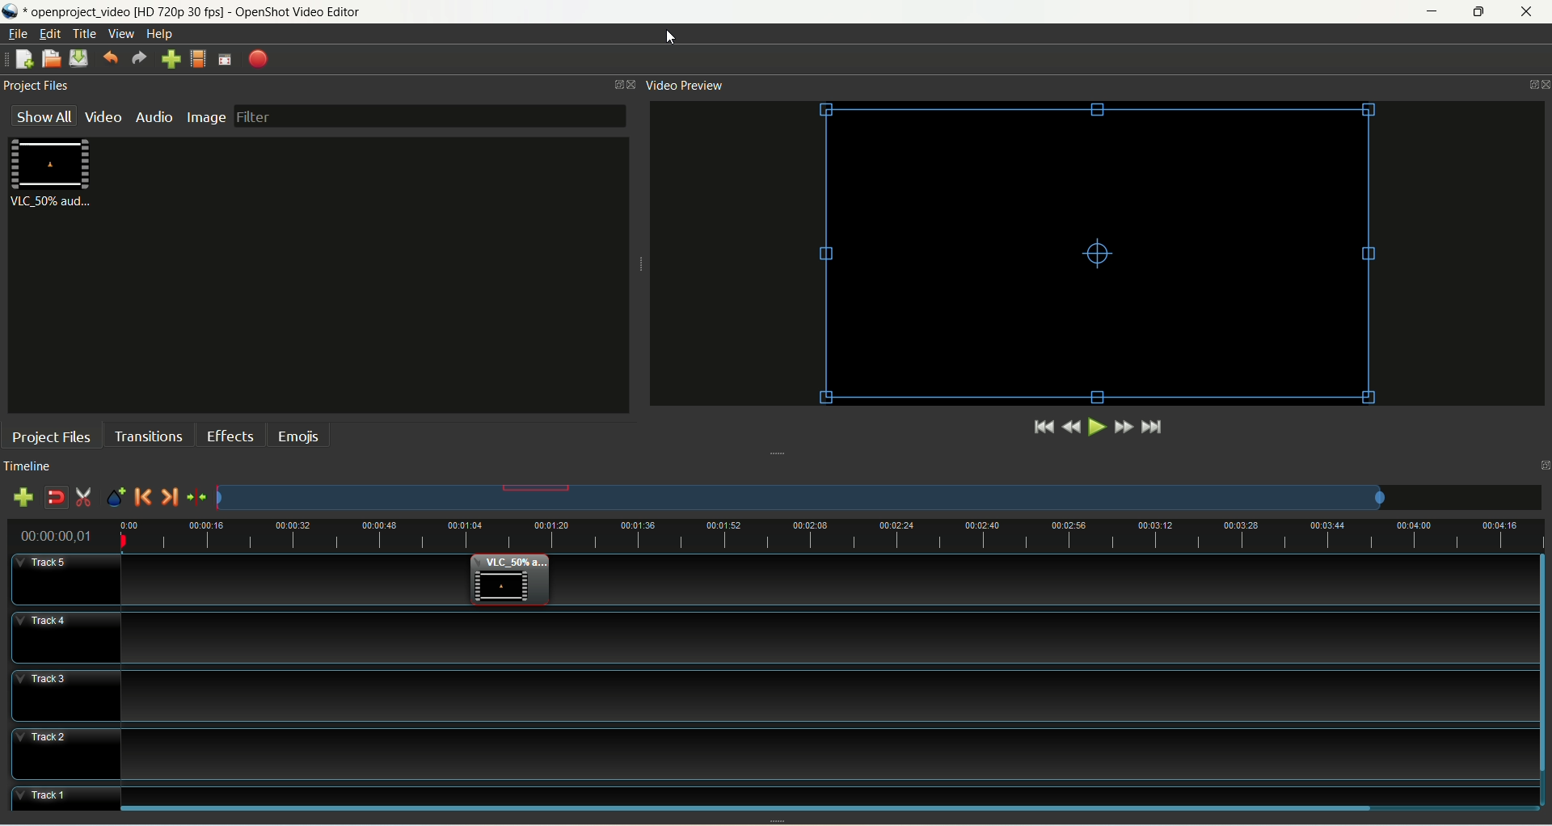  Describe the element at coordinates (49, 436) in the screenshot. I see `project files` at that location.